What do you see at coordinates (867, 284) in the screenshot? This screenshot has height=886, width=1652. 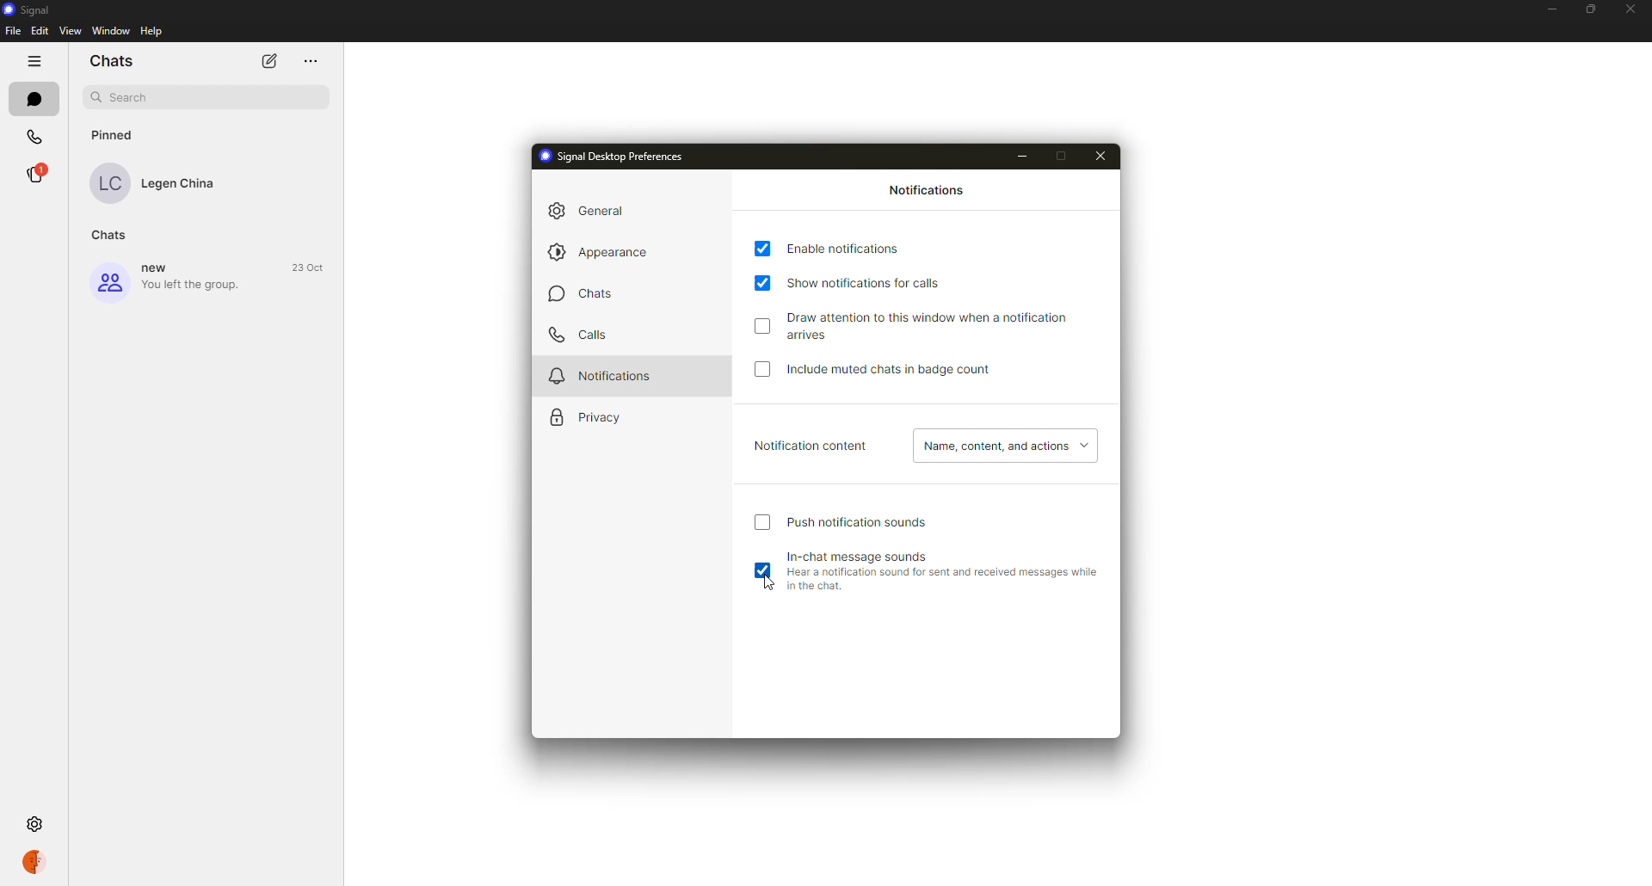 I see `show notification for calls` at bounding box center [867, 284].